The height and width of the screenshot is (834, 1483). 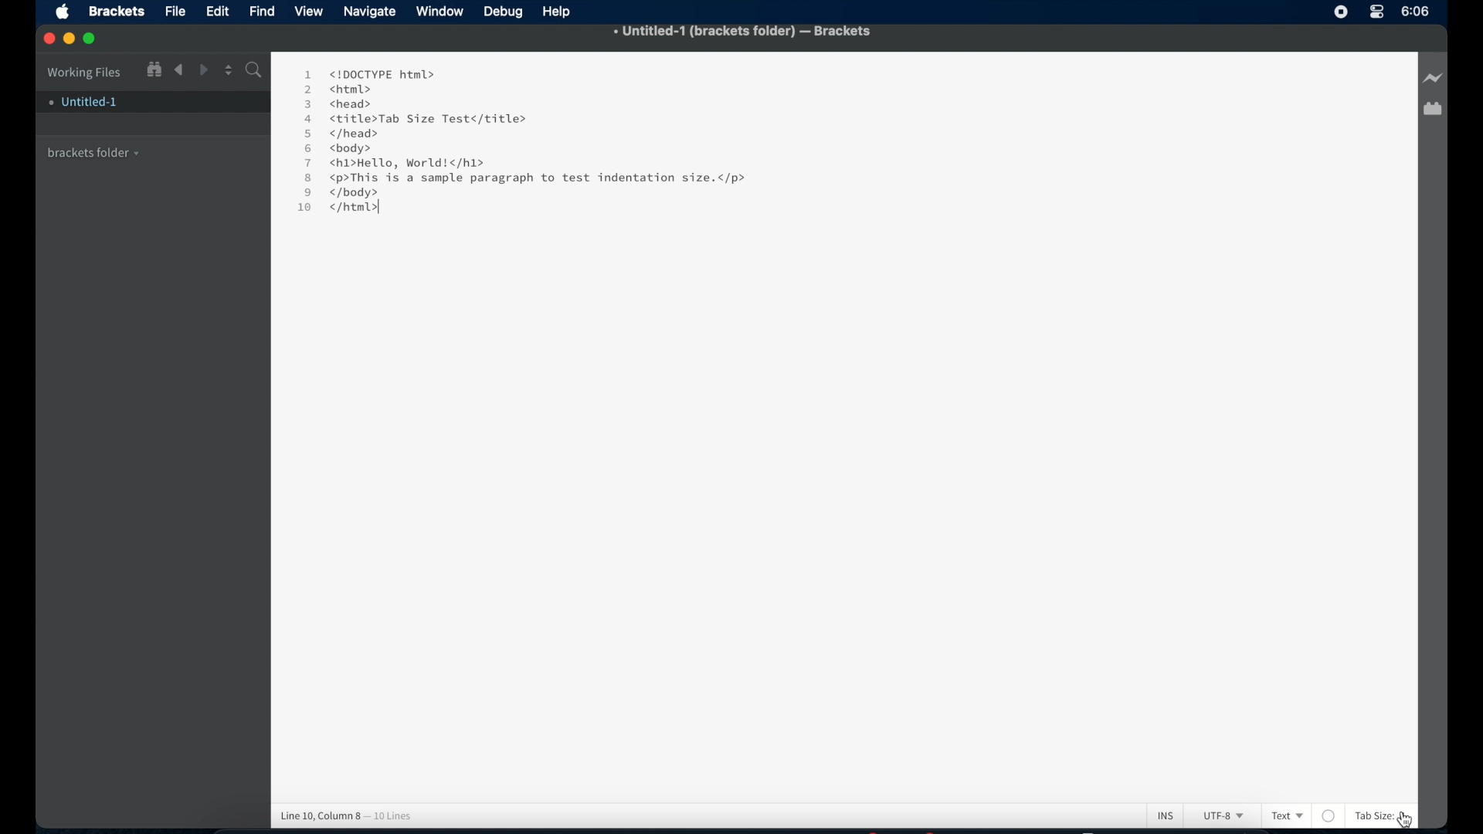 What do you see at coordinates (1220, 817) in the screenshot?
I see `UTF-8` at bounding box center [1220, 817].